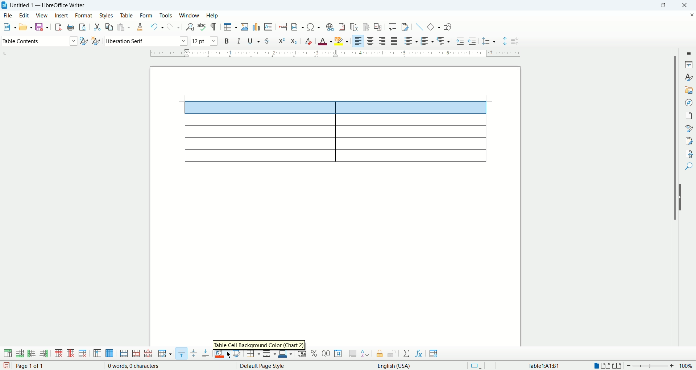 This screenshot has height=370, width=696. Describe the element at coordinates (644, 5) in the screenshot. I see `minimize` at that location.